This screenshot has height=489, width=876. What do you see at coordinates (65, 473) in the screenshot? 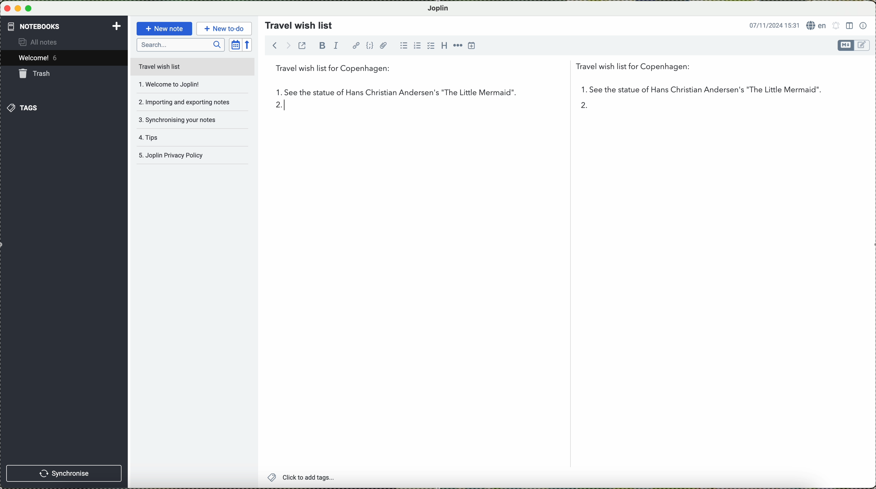
I see `synchronise button` at bounding box center [65, 473].